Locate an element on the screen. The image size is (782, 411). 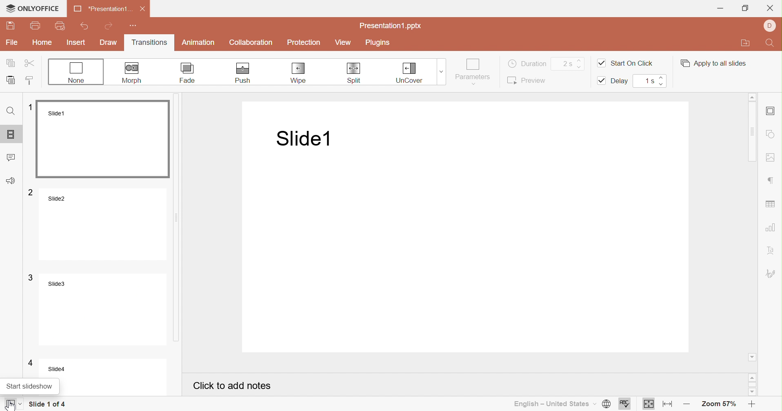
1s is located at coordinates (649, 80).